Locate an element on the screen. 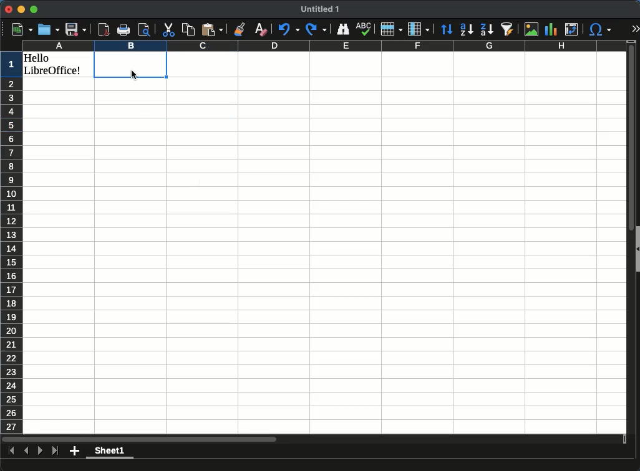 The height and width of the screenshot is (471, 640). scroll is located at coordinates (627, 237).